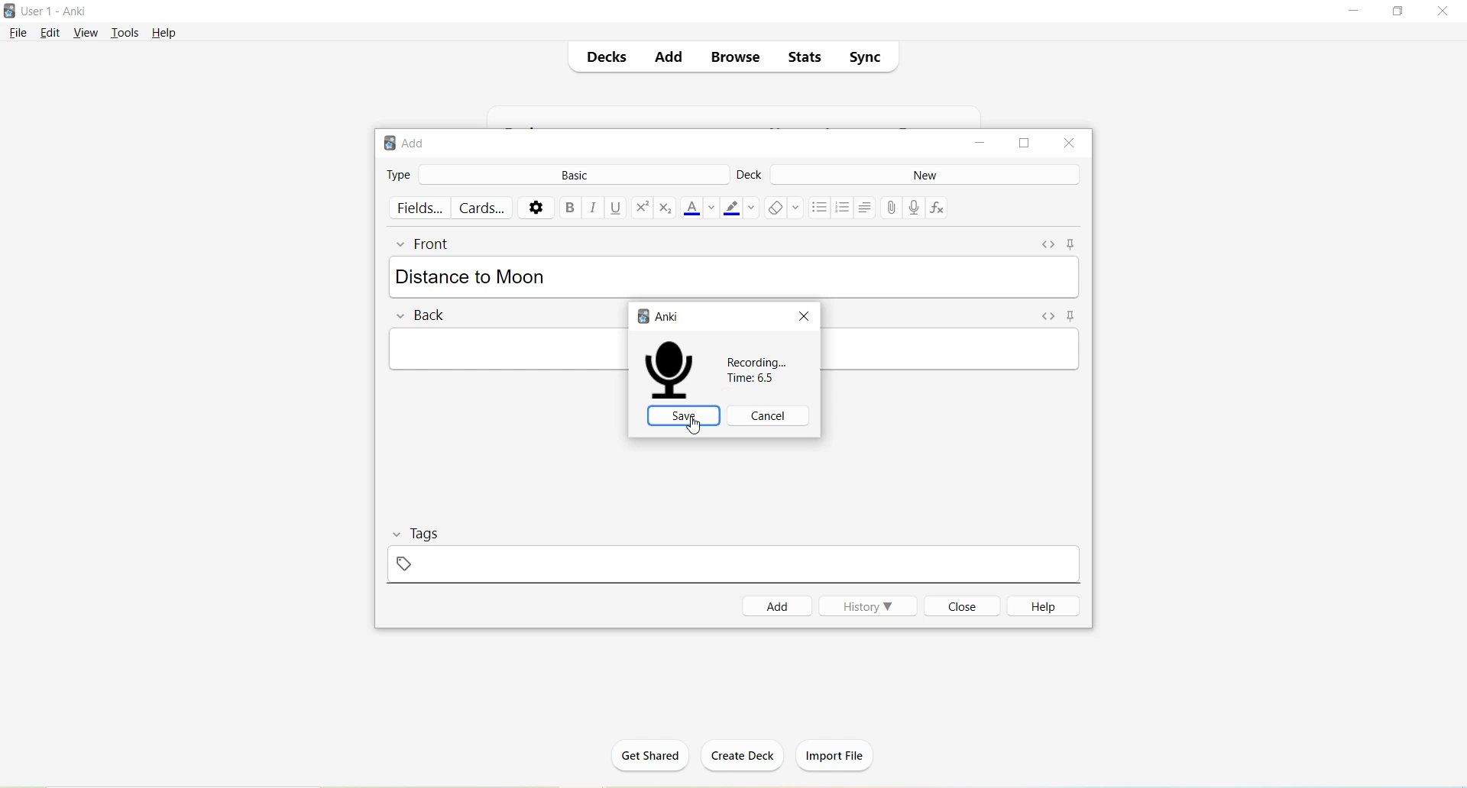 The image size is (1467, 788). I want to click on Fields.., so click(420, 208).